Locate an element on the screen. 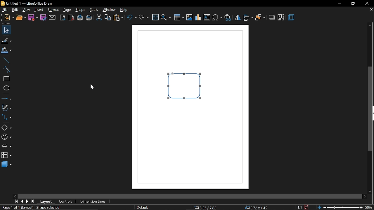  restore down is located at coordinates (353, 3).